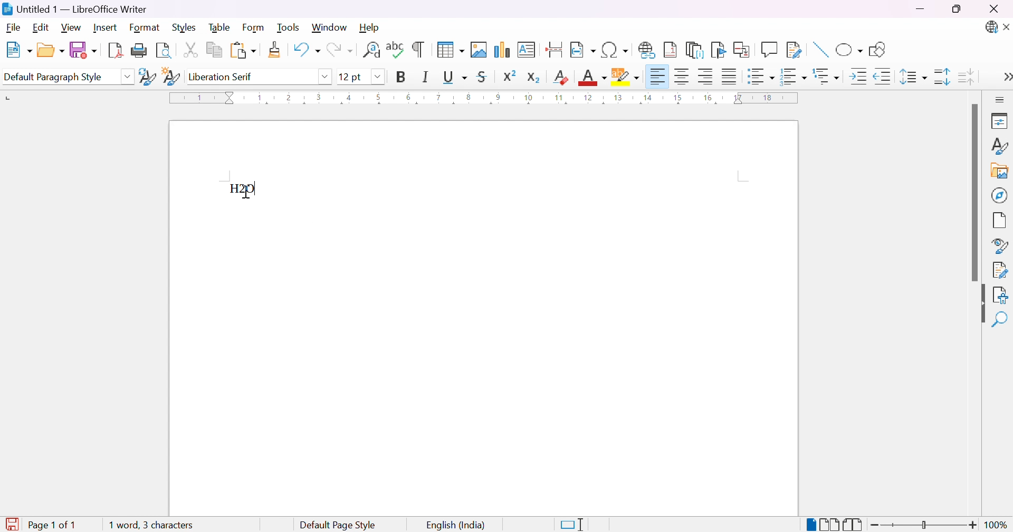  What do you see at coordinates (256, 28) in the screenshot?
I see `Form` at bounding box center [256, 28].